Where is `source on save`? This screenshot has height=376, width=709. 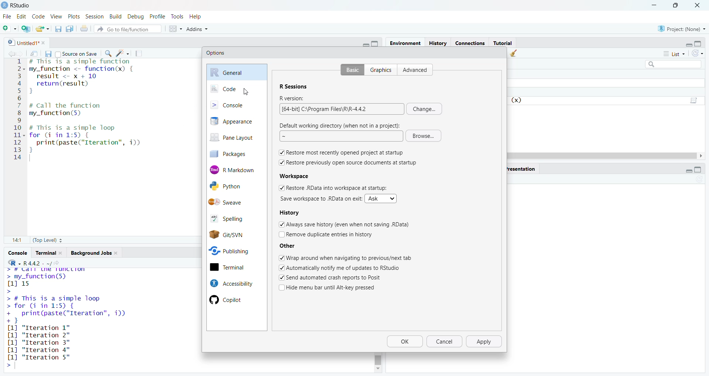
source on save is located at coordinates (76, 53).